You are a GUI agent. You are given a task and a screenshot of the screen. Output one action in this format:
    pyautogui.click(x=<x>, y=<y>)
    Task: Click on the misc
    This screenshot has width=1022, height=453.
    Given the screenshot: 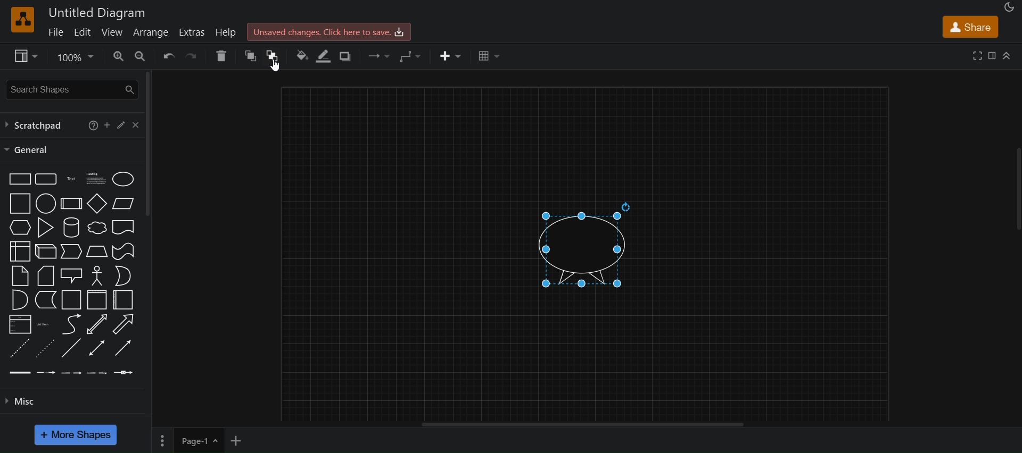 What is the action you would take?
    pyautogui.click(x=24, y=401)
    